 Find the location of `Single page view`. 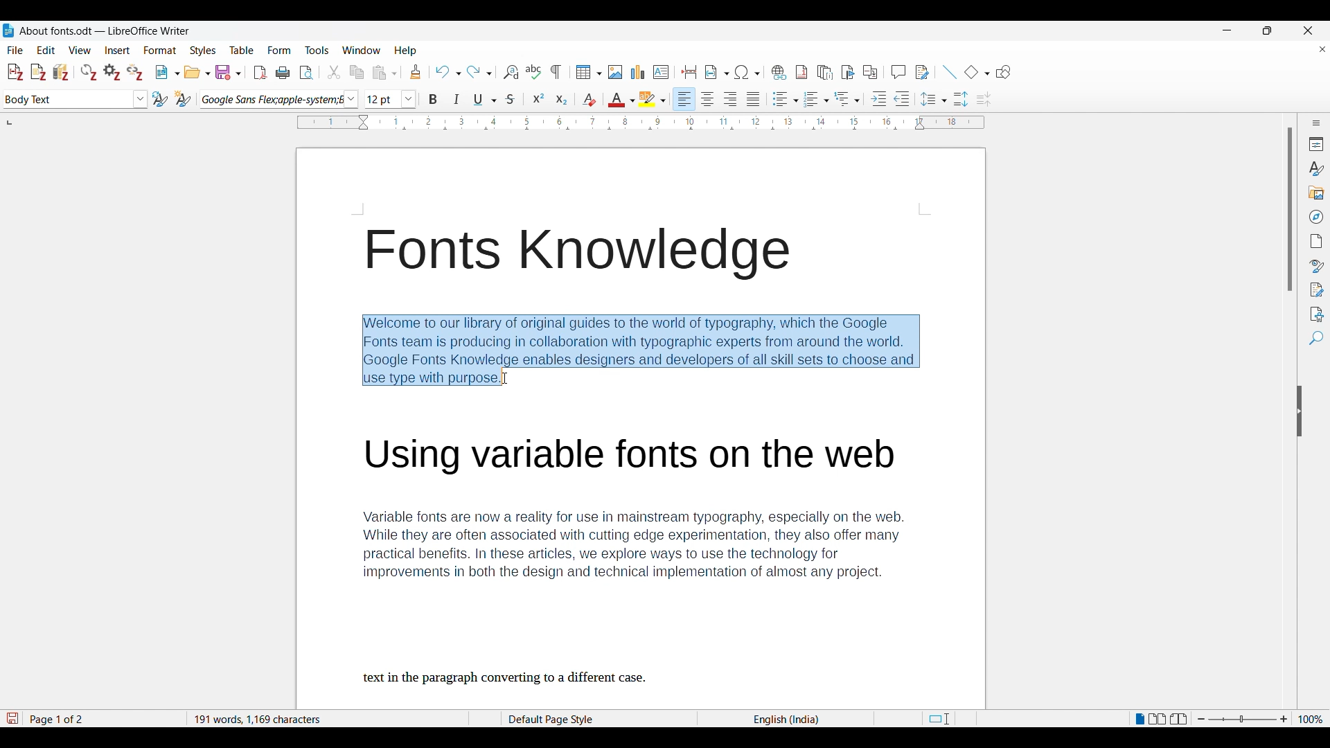

Single page view is located at coordinates (1140, 719).